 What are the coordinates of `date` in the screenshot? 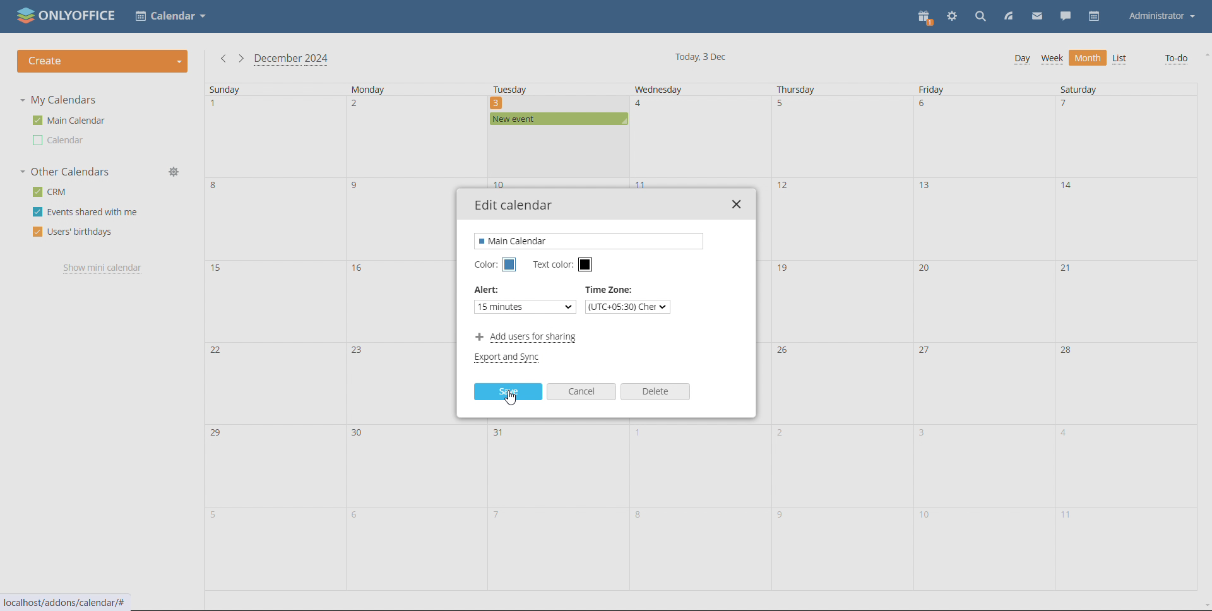 It's located at (275, 381).